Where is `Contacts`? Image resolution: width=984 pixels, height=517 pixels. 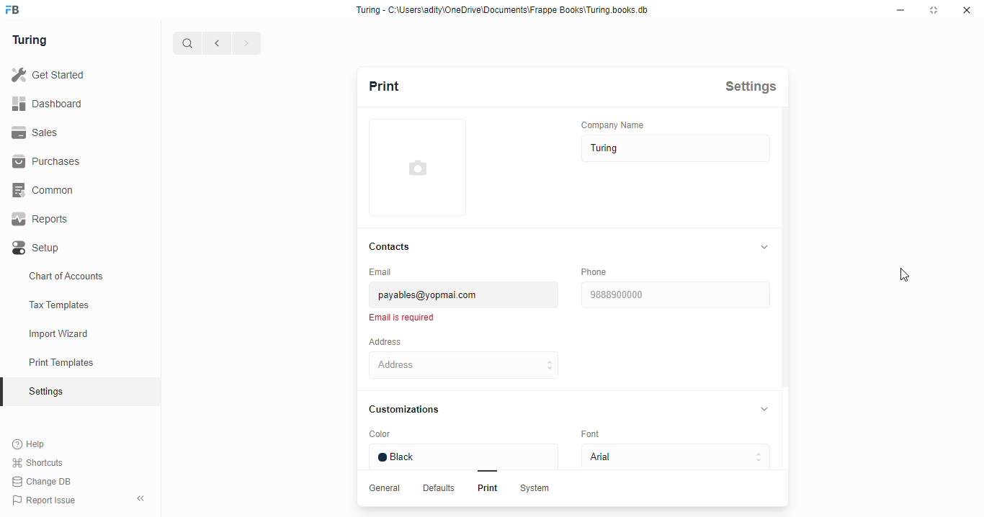
Contacts is located at coordinates (394, 246).